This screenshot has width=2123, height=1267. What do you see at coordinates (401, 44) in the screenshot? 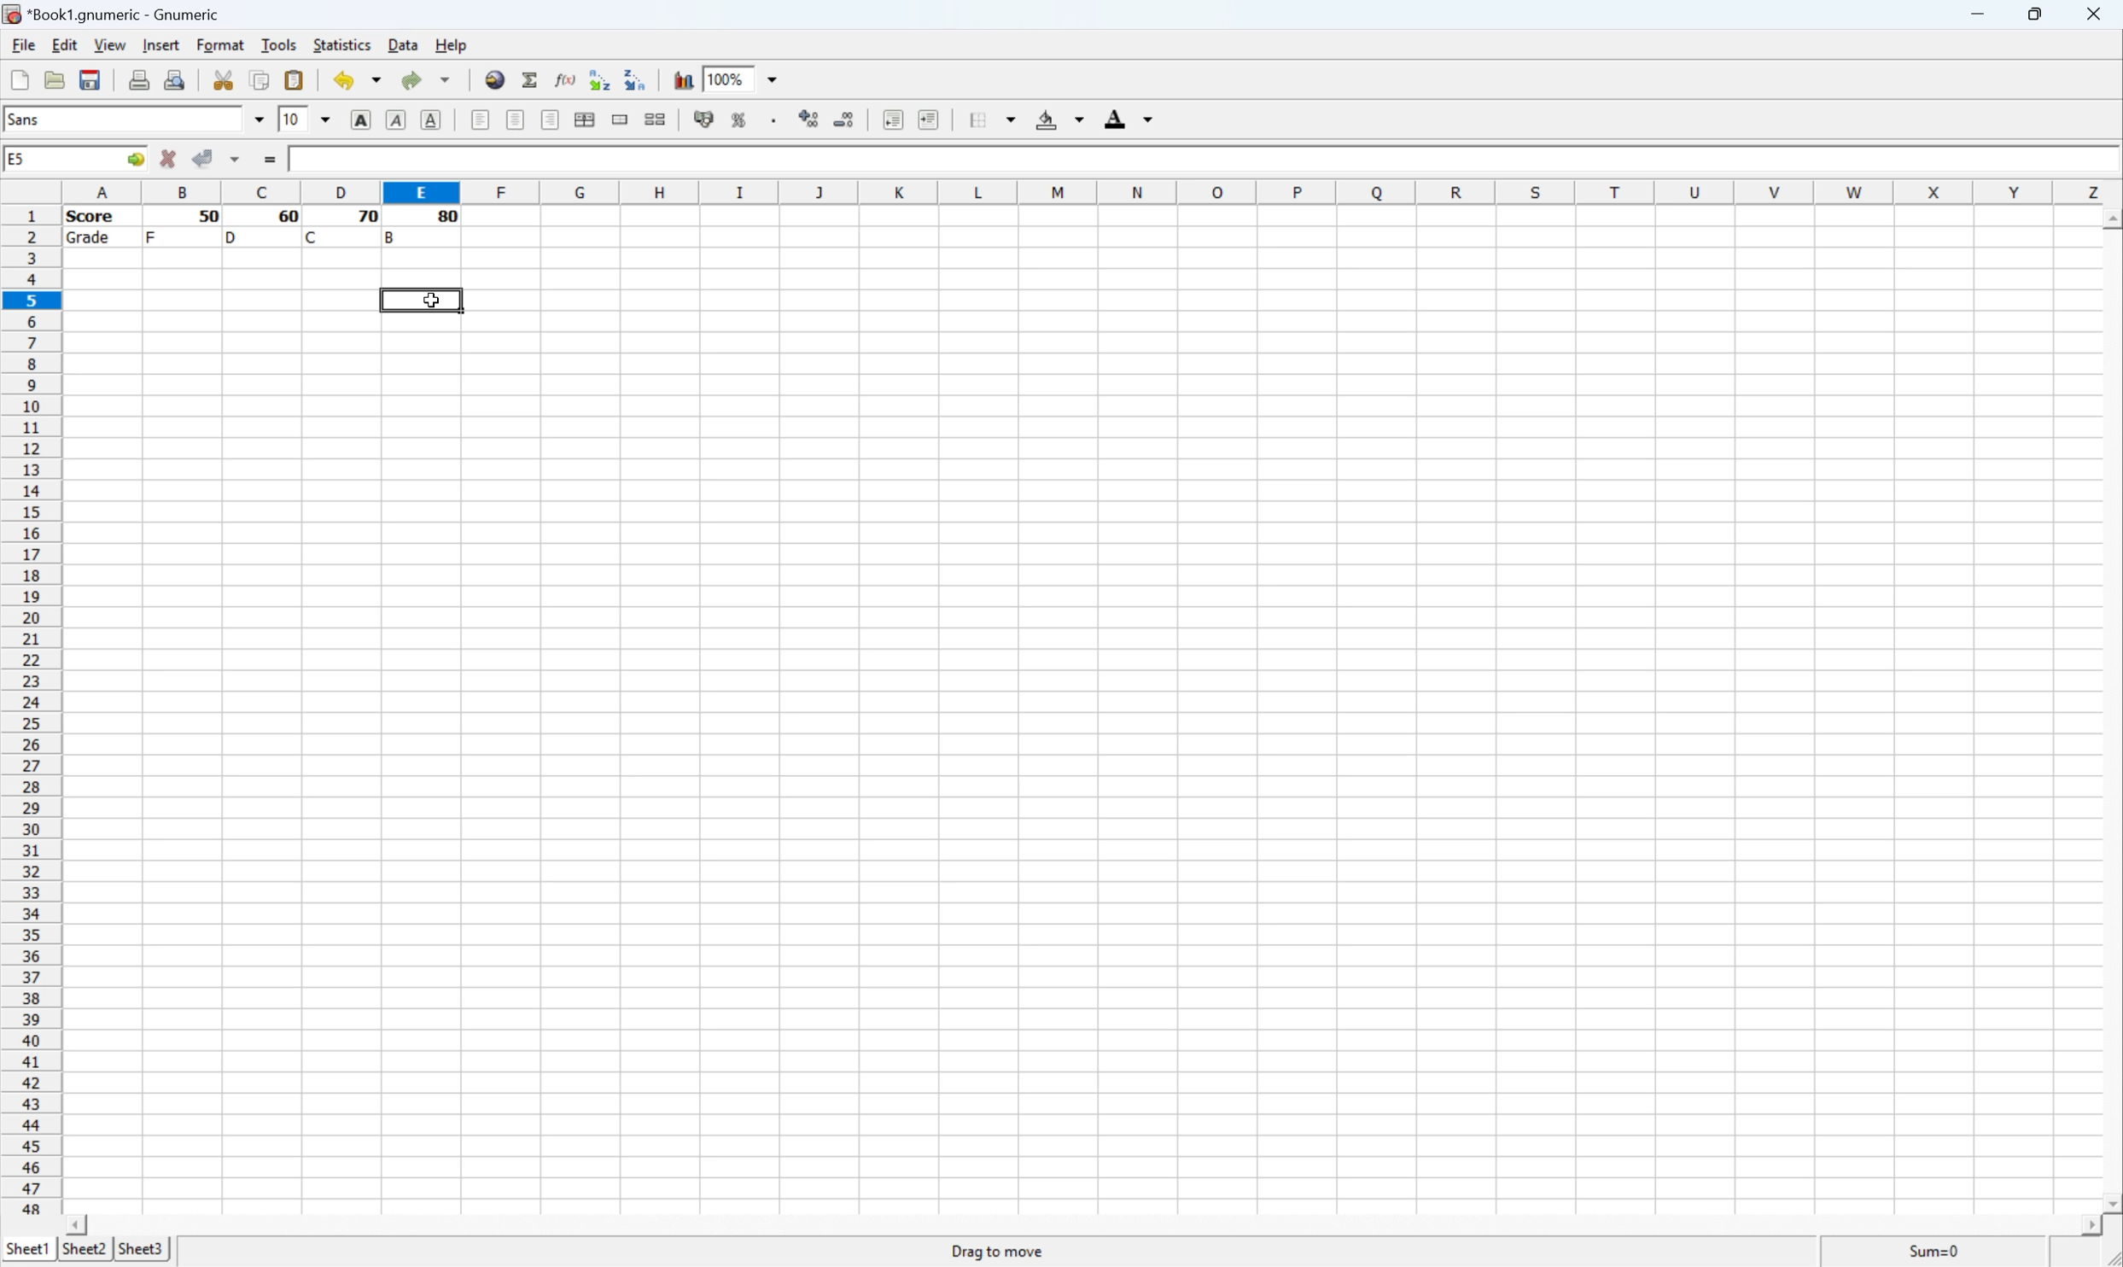
I see `Data` at bounding box center [401, 44].